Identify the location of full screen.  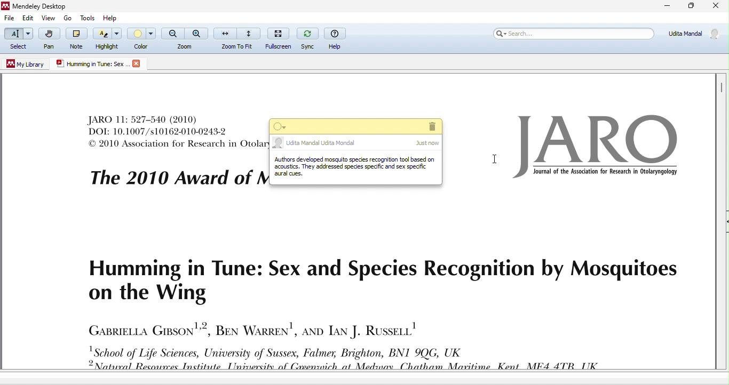
(281, 38).